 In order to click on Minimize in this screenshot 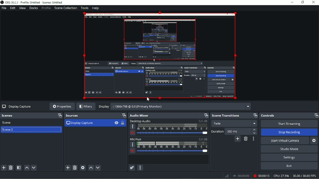, I will do `click(292, 2)`.